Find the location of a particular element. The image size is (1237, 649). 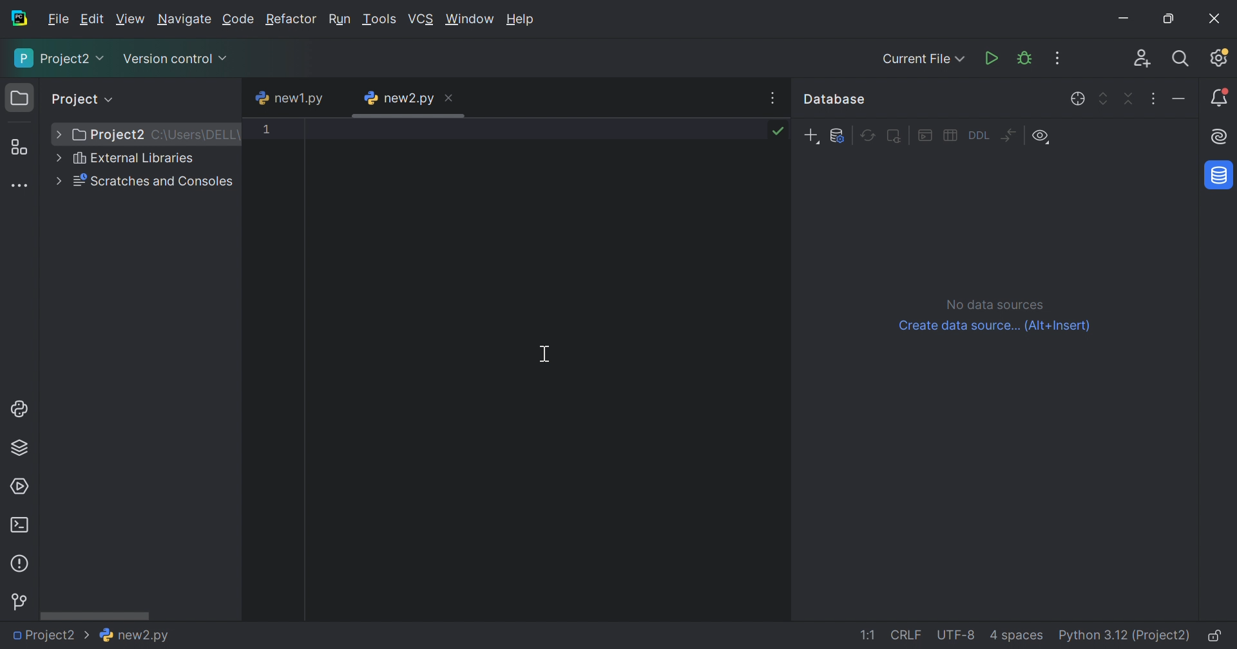

Edit is located at coordinates (93, 17).